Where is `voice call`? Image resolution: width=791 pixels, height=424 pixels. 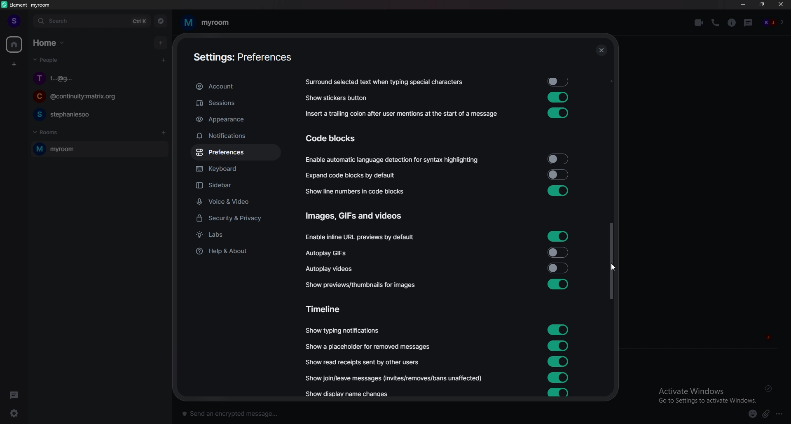 voice call is located at coordinates (715, 22).